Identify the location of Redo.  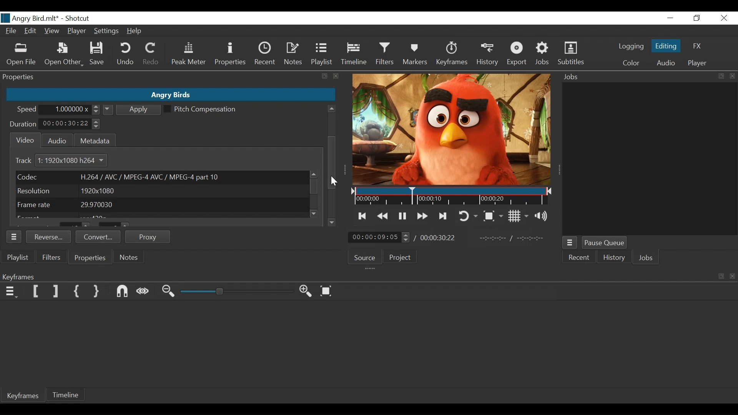
(151, 55).